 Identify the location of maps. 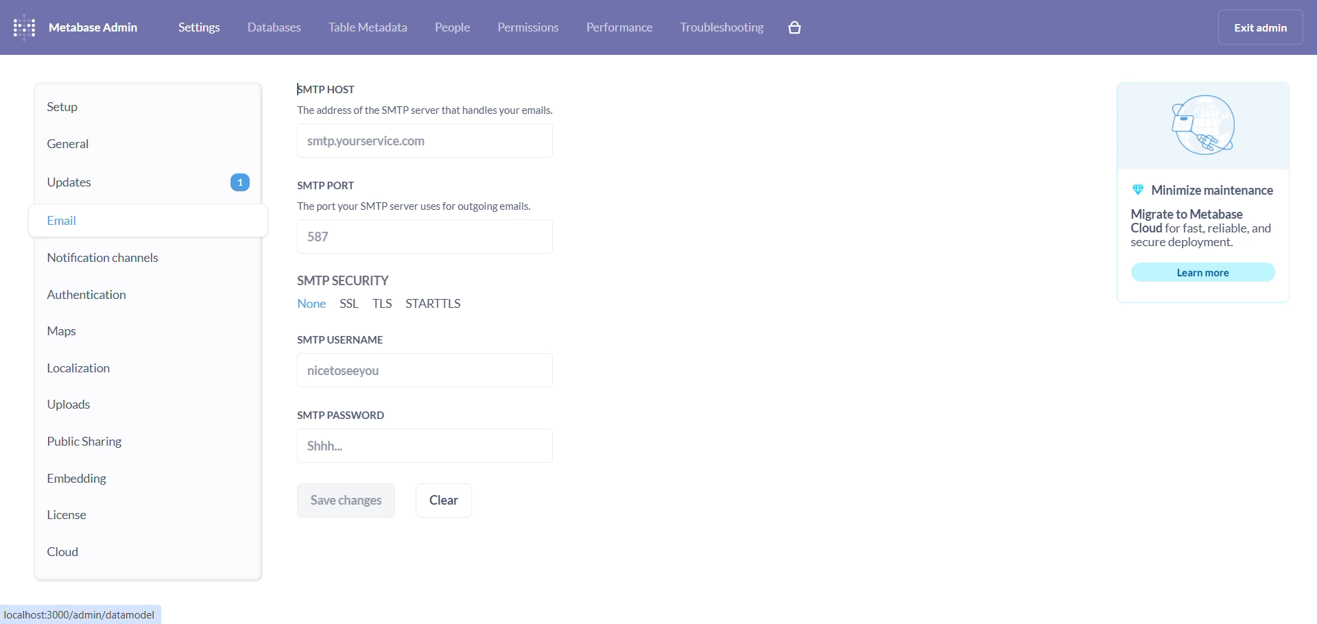
(124, 331).